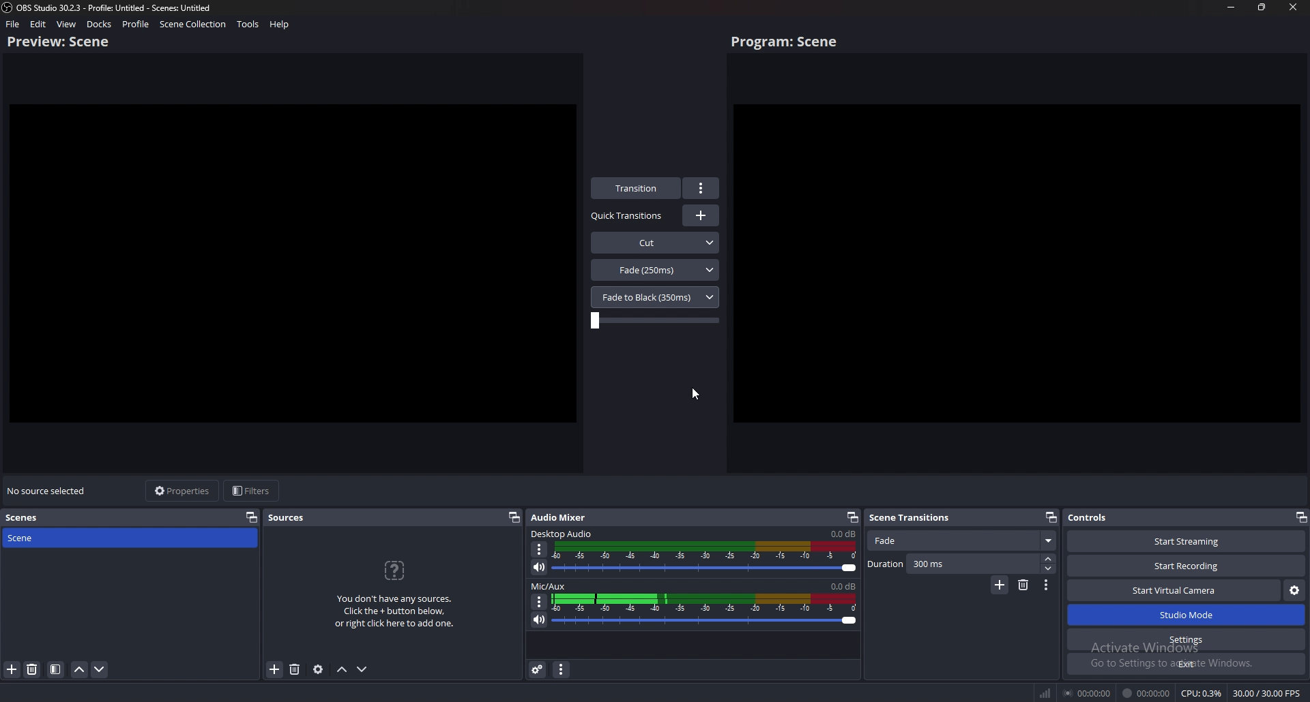 The height and width of the screenshot is (702, 1310). I want to click on filter, so click(56, 670).